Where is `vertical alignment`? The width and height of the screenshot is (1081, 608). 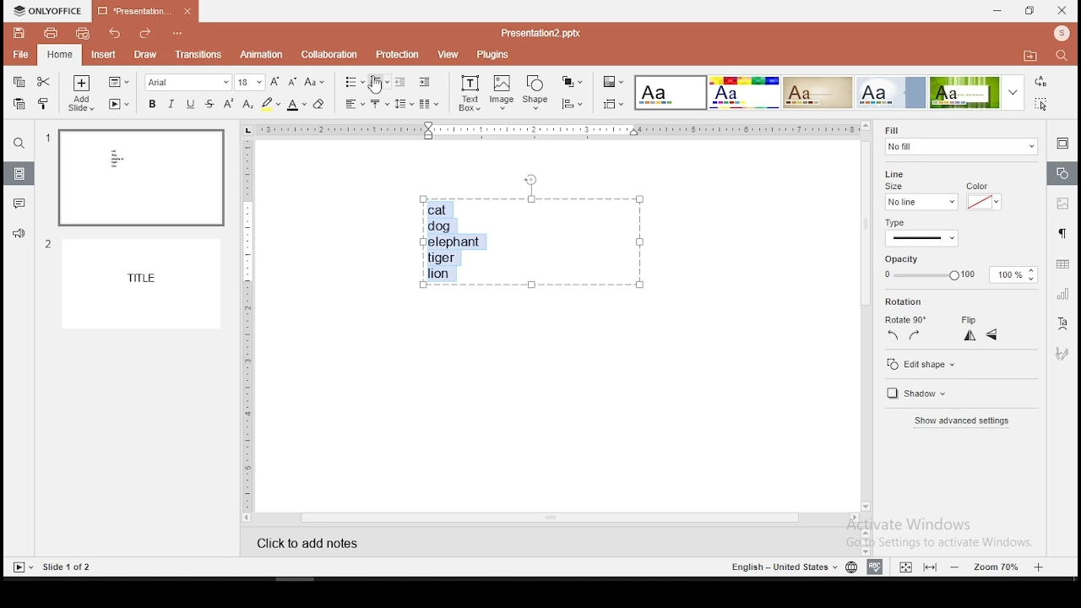 vertical alignment is located at coordinates (379, 103).